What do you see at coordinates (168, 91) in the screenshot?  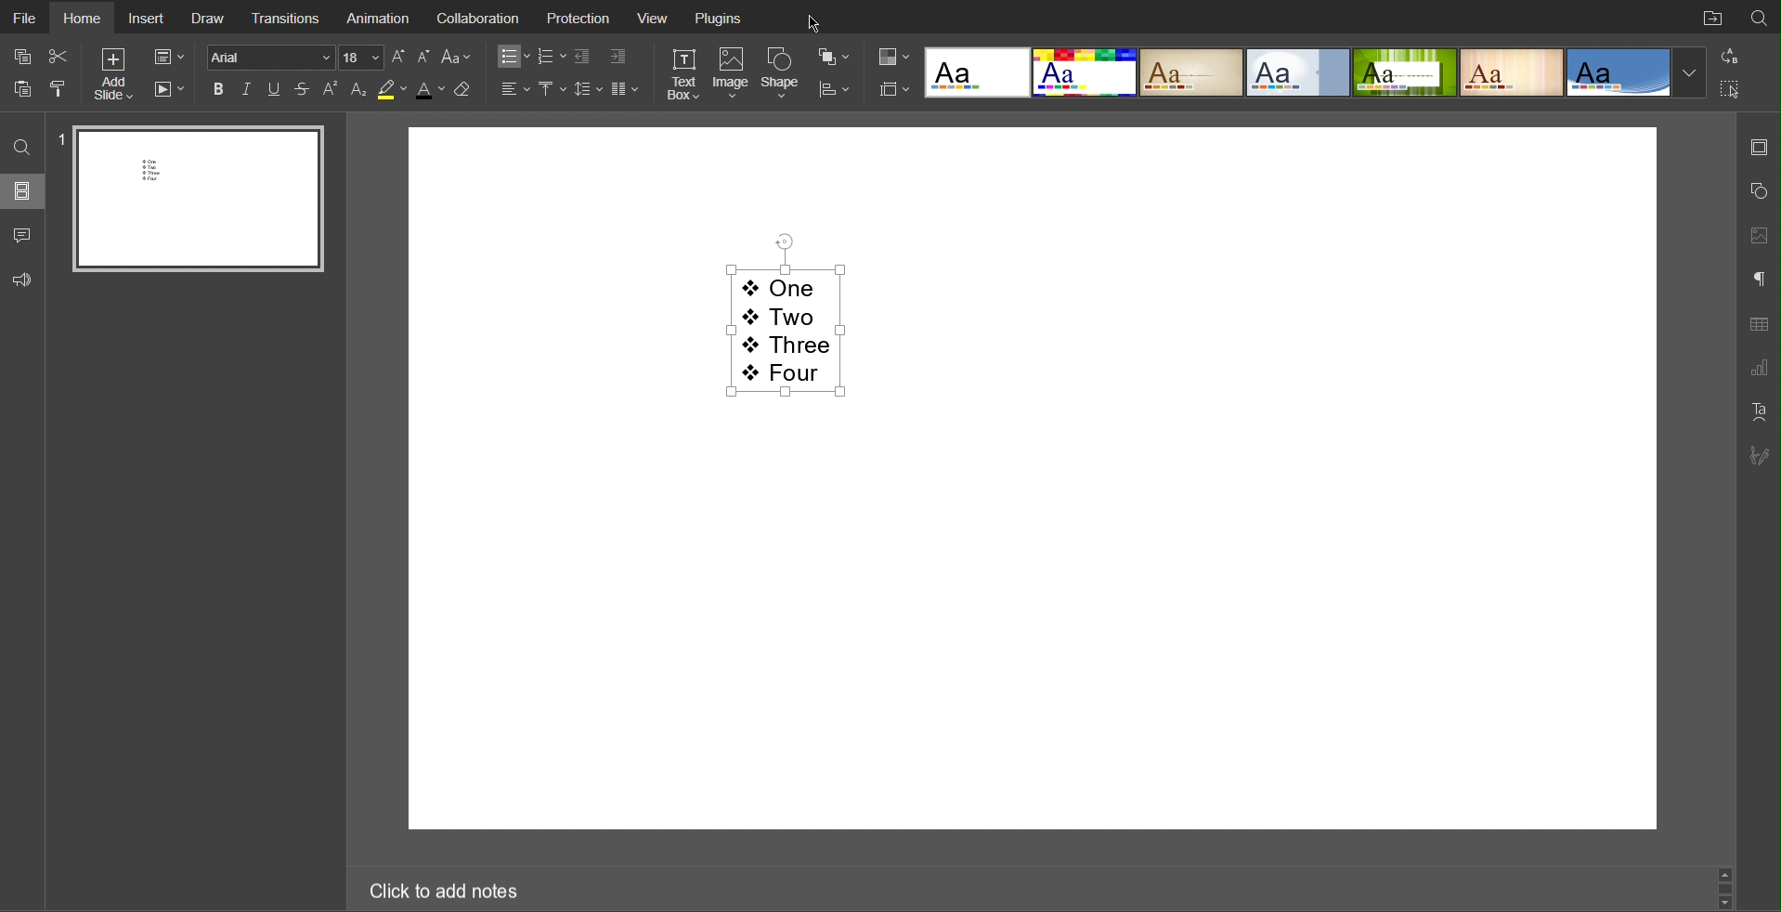 I see `Playback Settings` at bounding box center [168, 91].